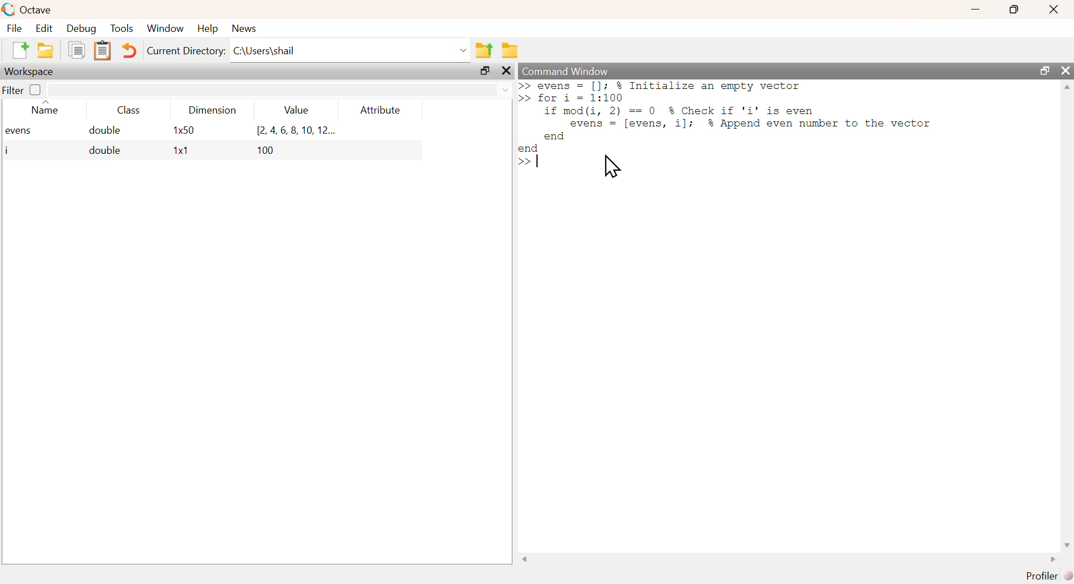  I want to click on i, so click(8, 150).